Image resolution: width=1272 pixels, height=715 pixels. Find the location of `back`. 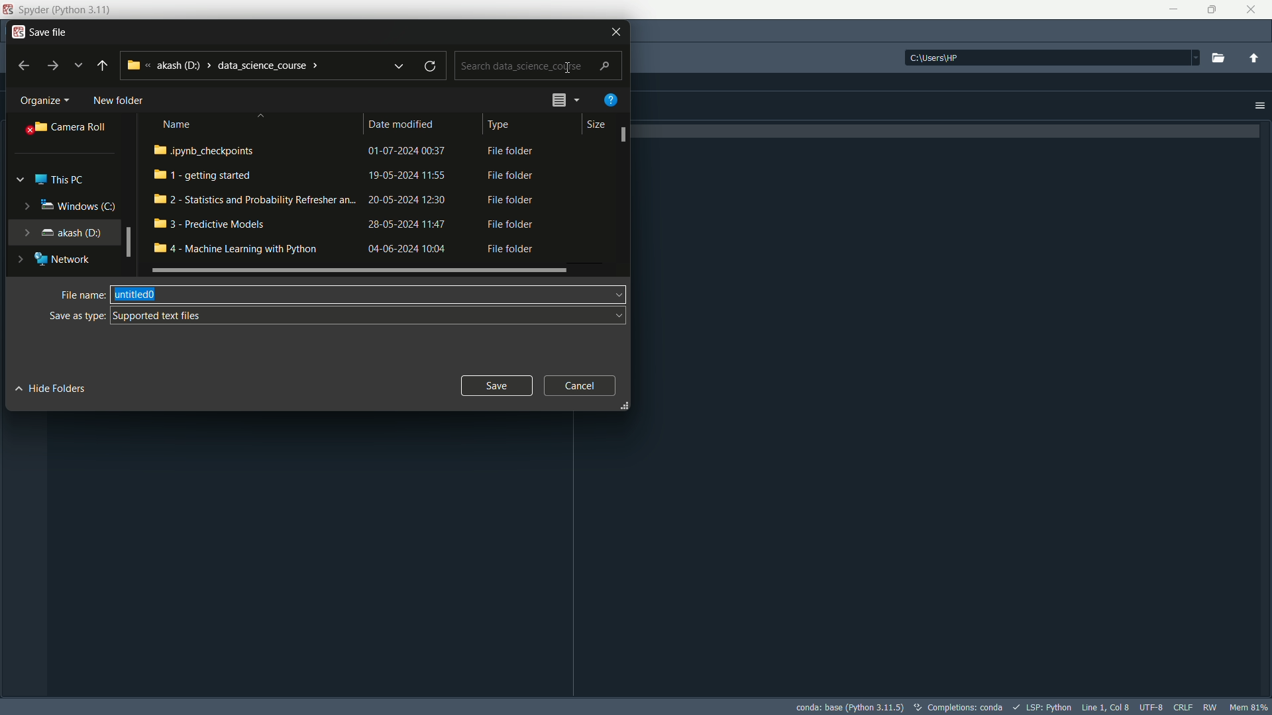

back is located at coordinates (103, 66).